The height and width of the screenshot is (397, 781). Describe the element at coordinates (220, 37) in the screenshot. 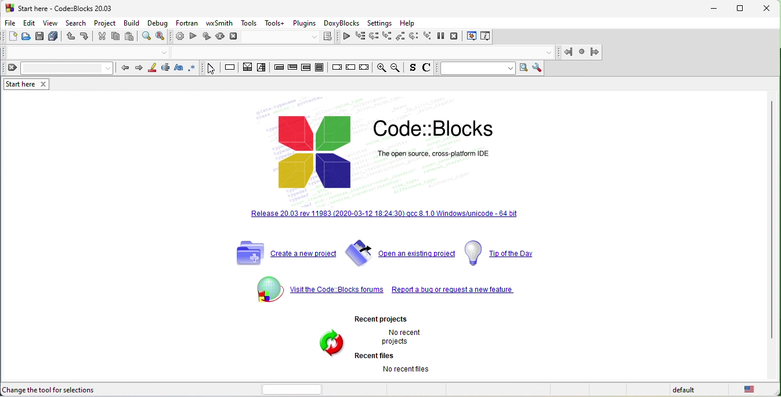

I see `rebuild` at that location.